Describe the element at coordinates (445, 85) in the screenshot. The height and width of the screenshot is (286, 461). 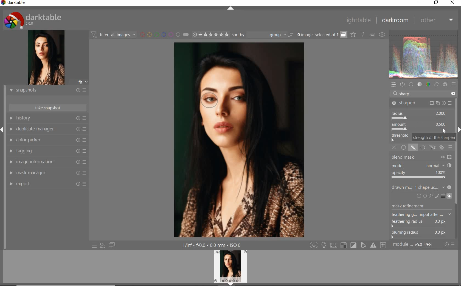
I see `effect` at that location.